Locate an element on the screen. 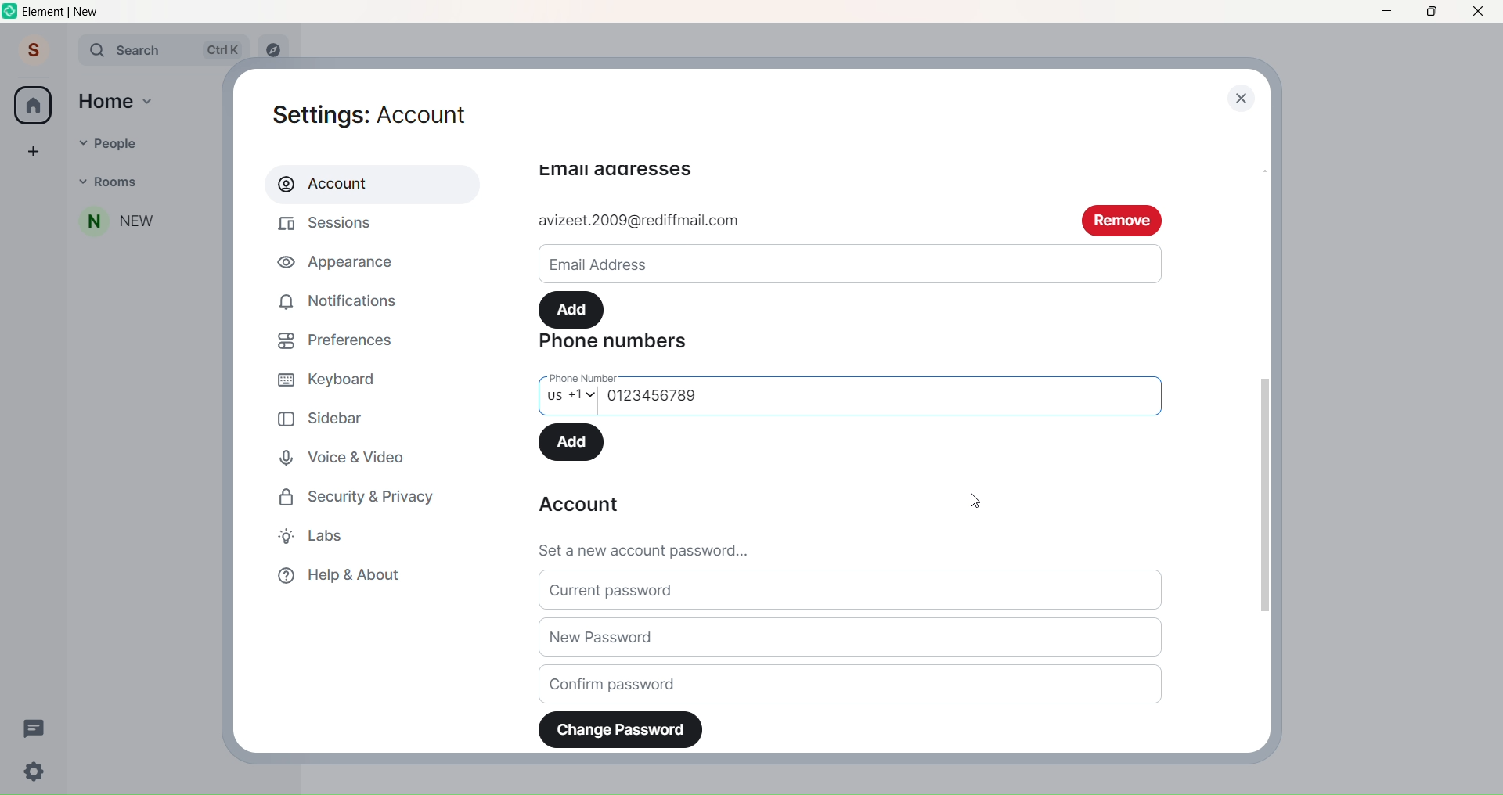  Current Password is located at coordinates (853, 591).